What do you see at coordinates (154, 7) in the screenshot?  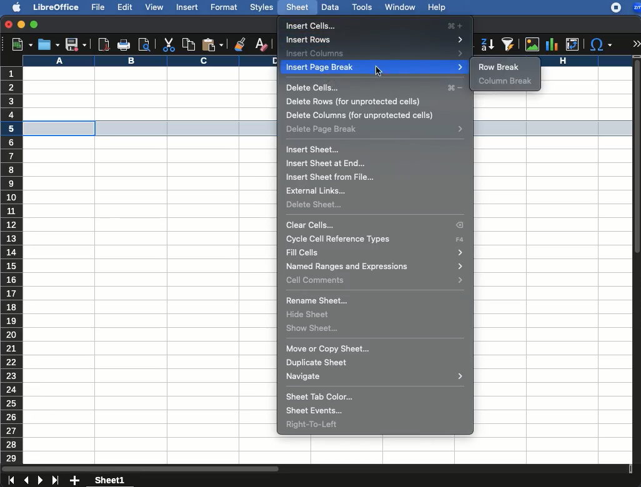 I see `view` at bounding box center [154, 7].